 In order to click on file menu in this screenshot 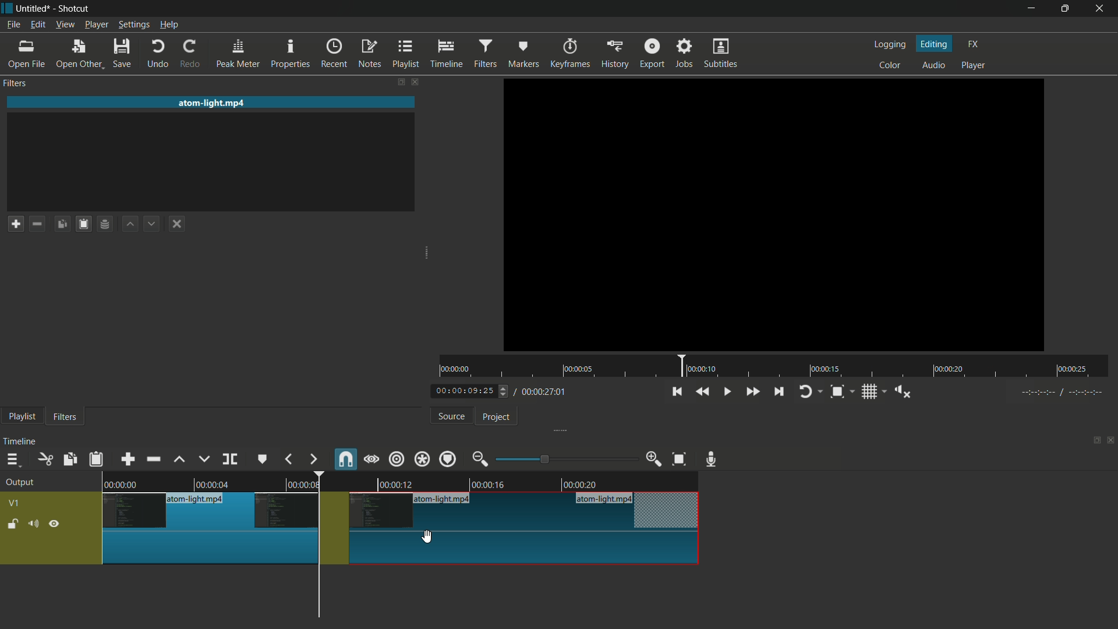, I will do `click(13, 25)`.